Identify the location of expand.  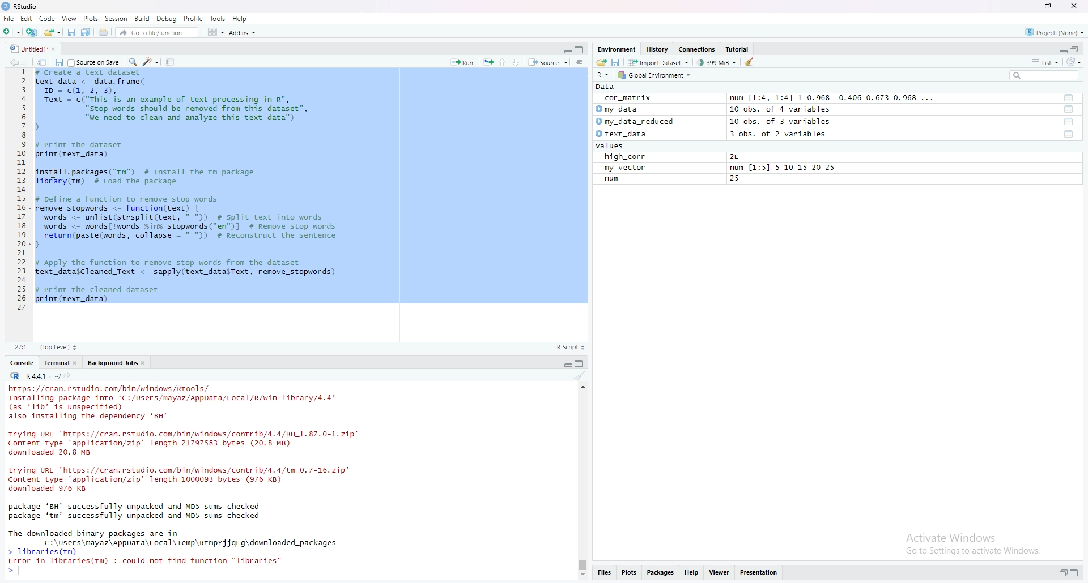
(566, 365).